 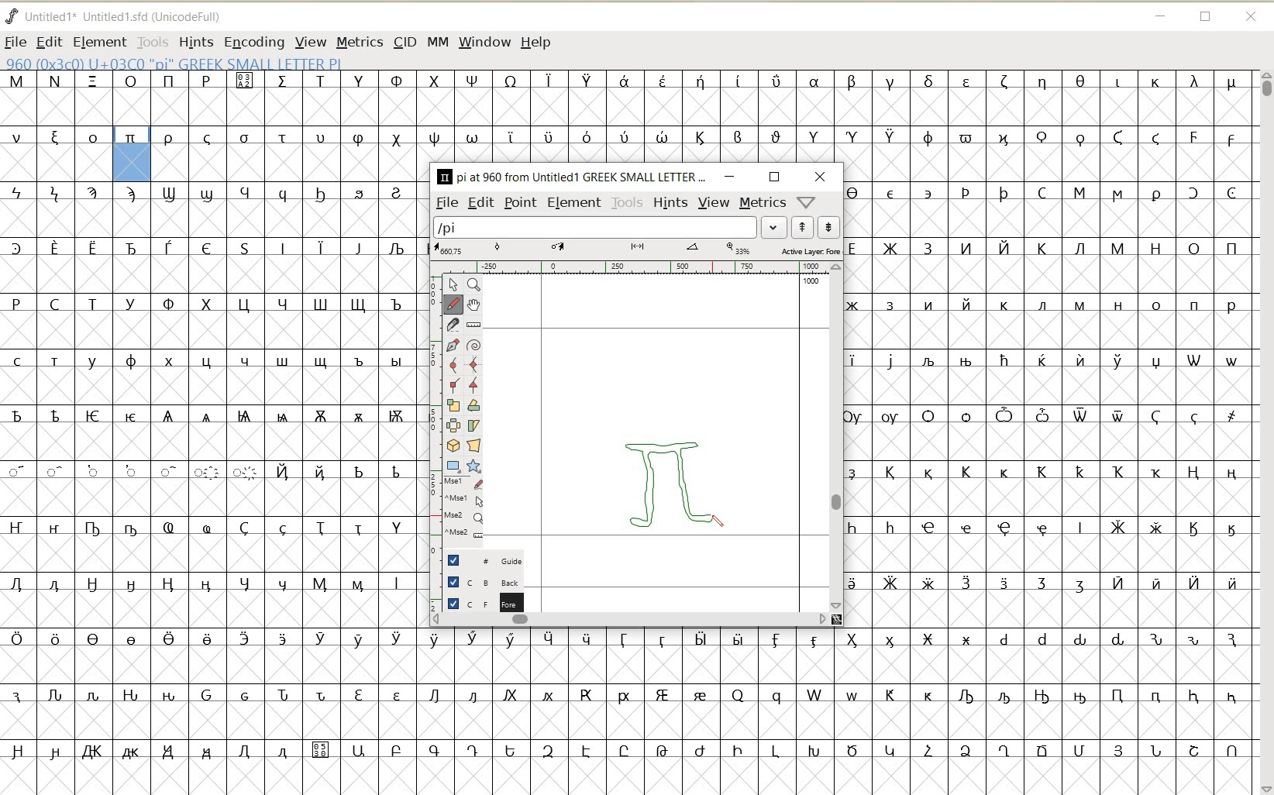 What do you see at coordinates (630, 621) in the screenshot?
I see `SCROLLBAR` at bounding box center [630, 621].